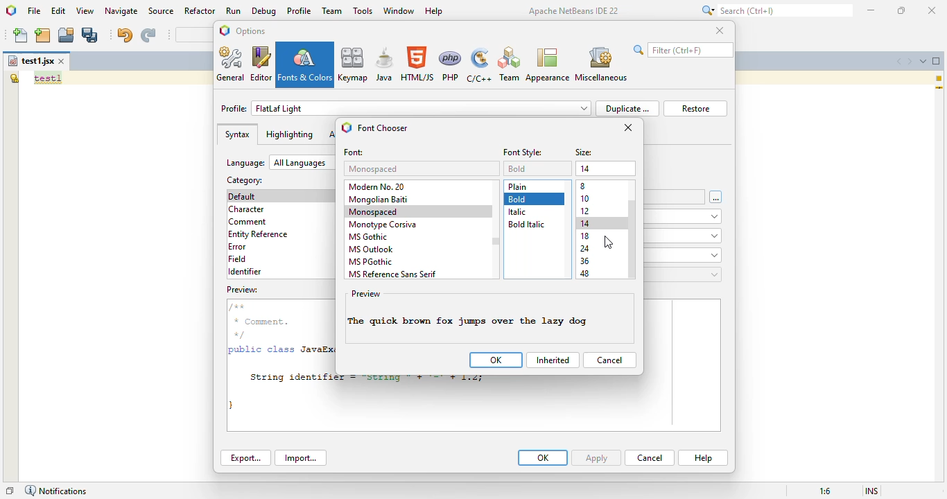 The height and width of the screenshot is (499, 947). What do you see at coordinates (535, 199) in the screenshot?
I see `bold selected` at bounding box center [535, 199].